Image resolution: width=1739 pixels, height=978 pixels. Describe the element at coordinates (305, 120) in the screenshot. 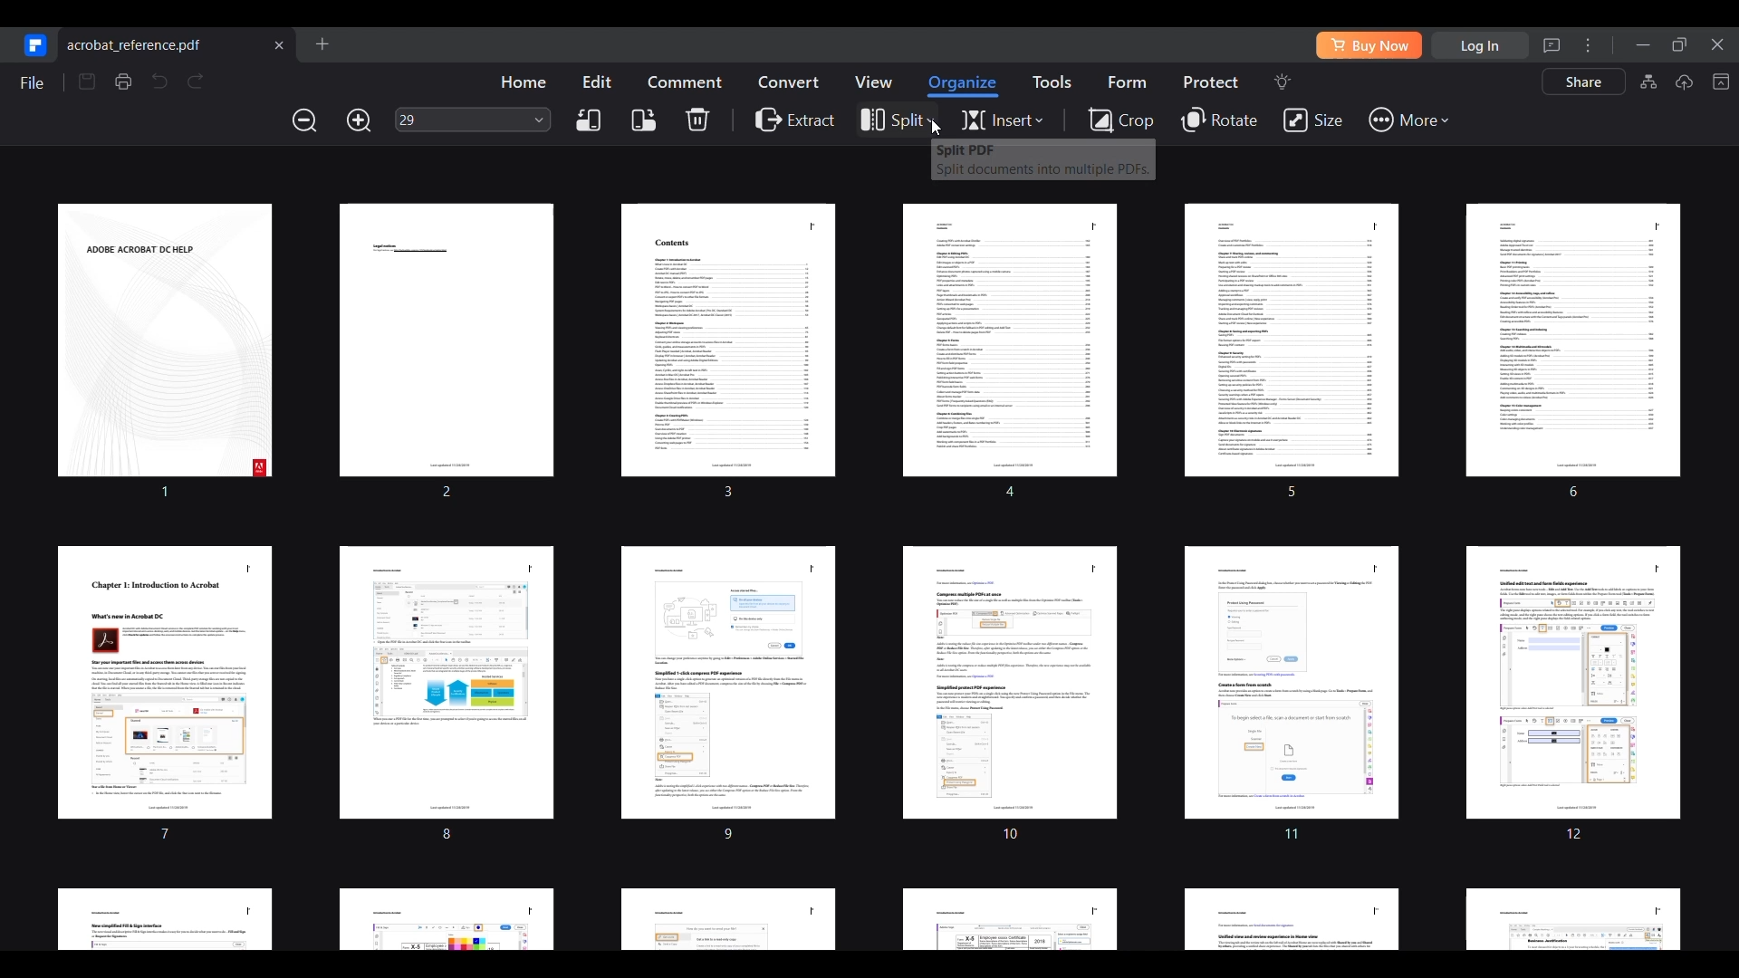

I see `Zoom out` at that location.